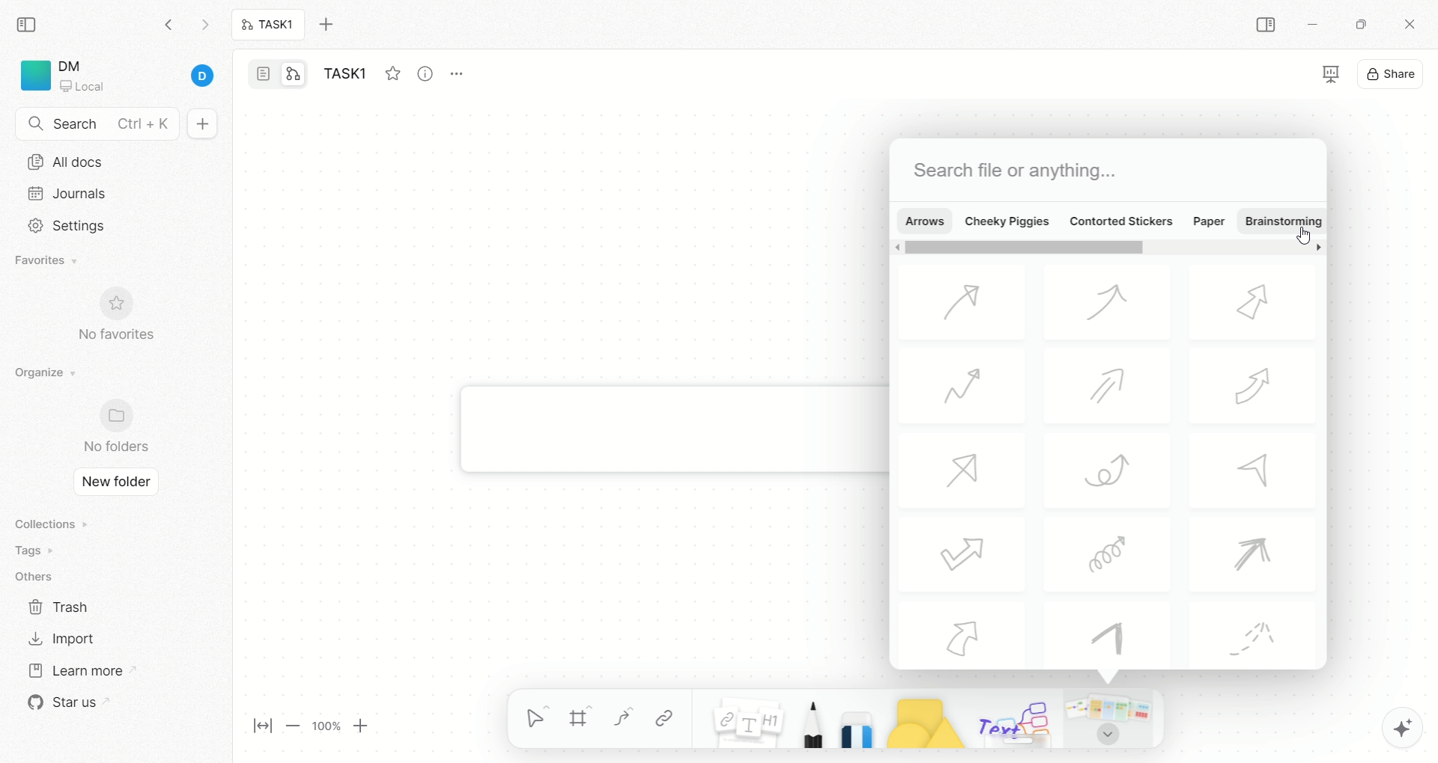 This screenshot has width=1438, height=763. I want to click on COLLAPSE SIDEBAR, so click(1266, 25).